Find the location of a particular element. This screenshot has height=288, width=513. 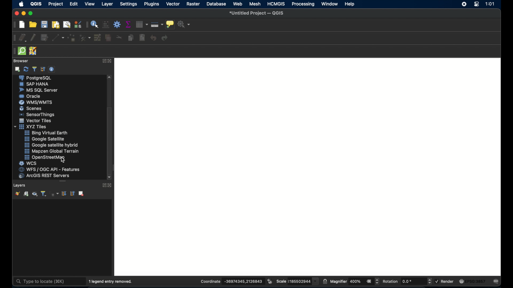

window is located at coordinates (329, 4).